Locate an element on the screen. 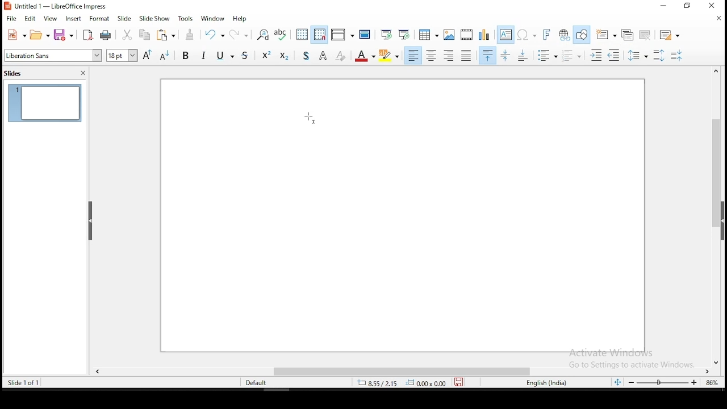 This screenshot has height=409, width=727. center vertical is located at coordinates (507, 56).